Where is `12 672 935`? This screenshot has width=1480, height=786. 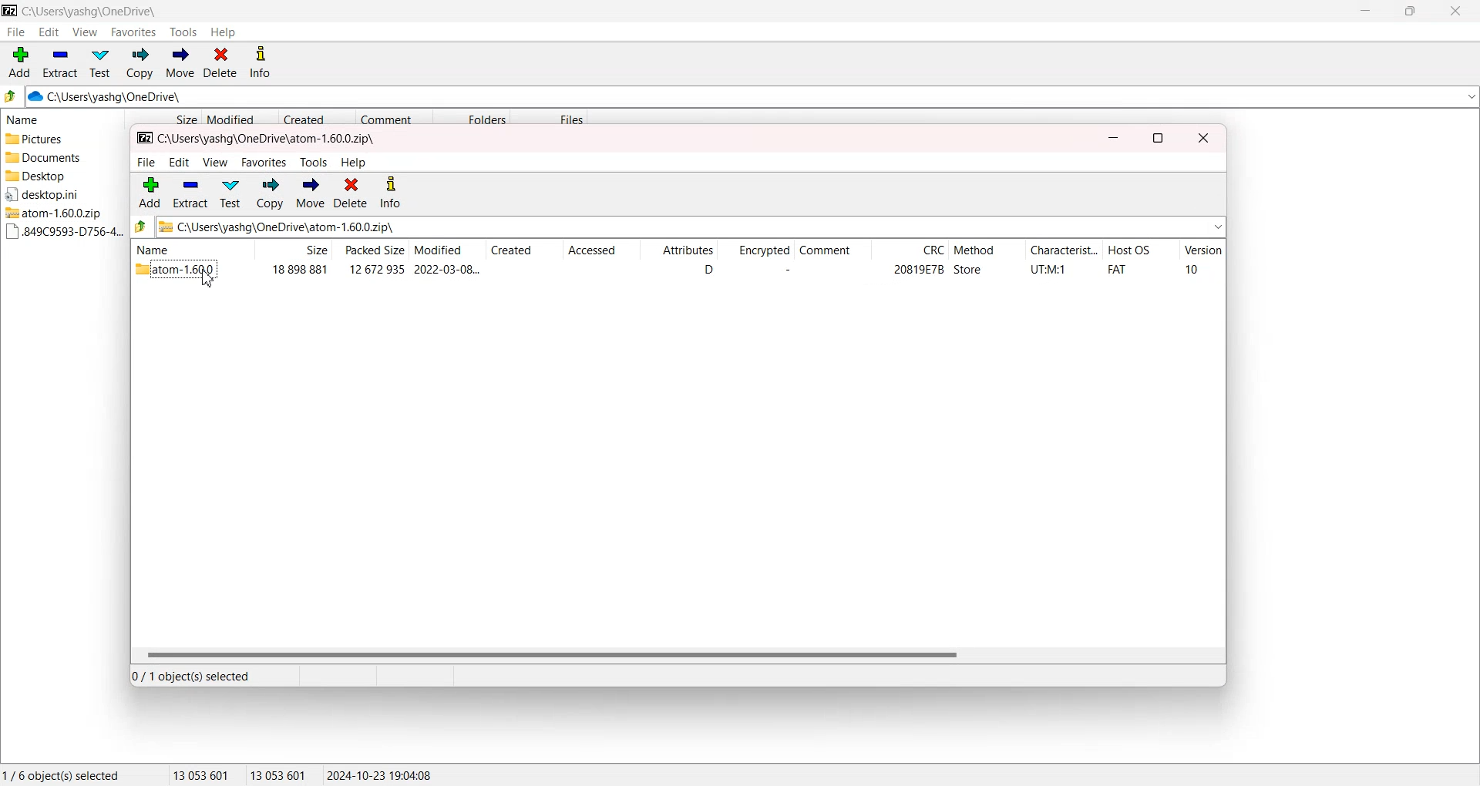 12 672 935 is located at coordinates (377, 269).